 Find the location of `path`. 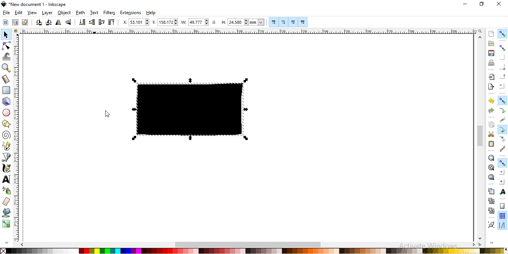

path is located at coordinates (81, 12).